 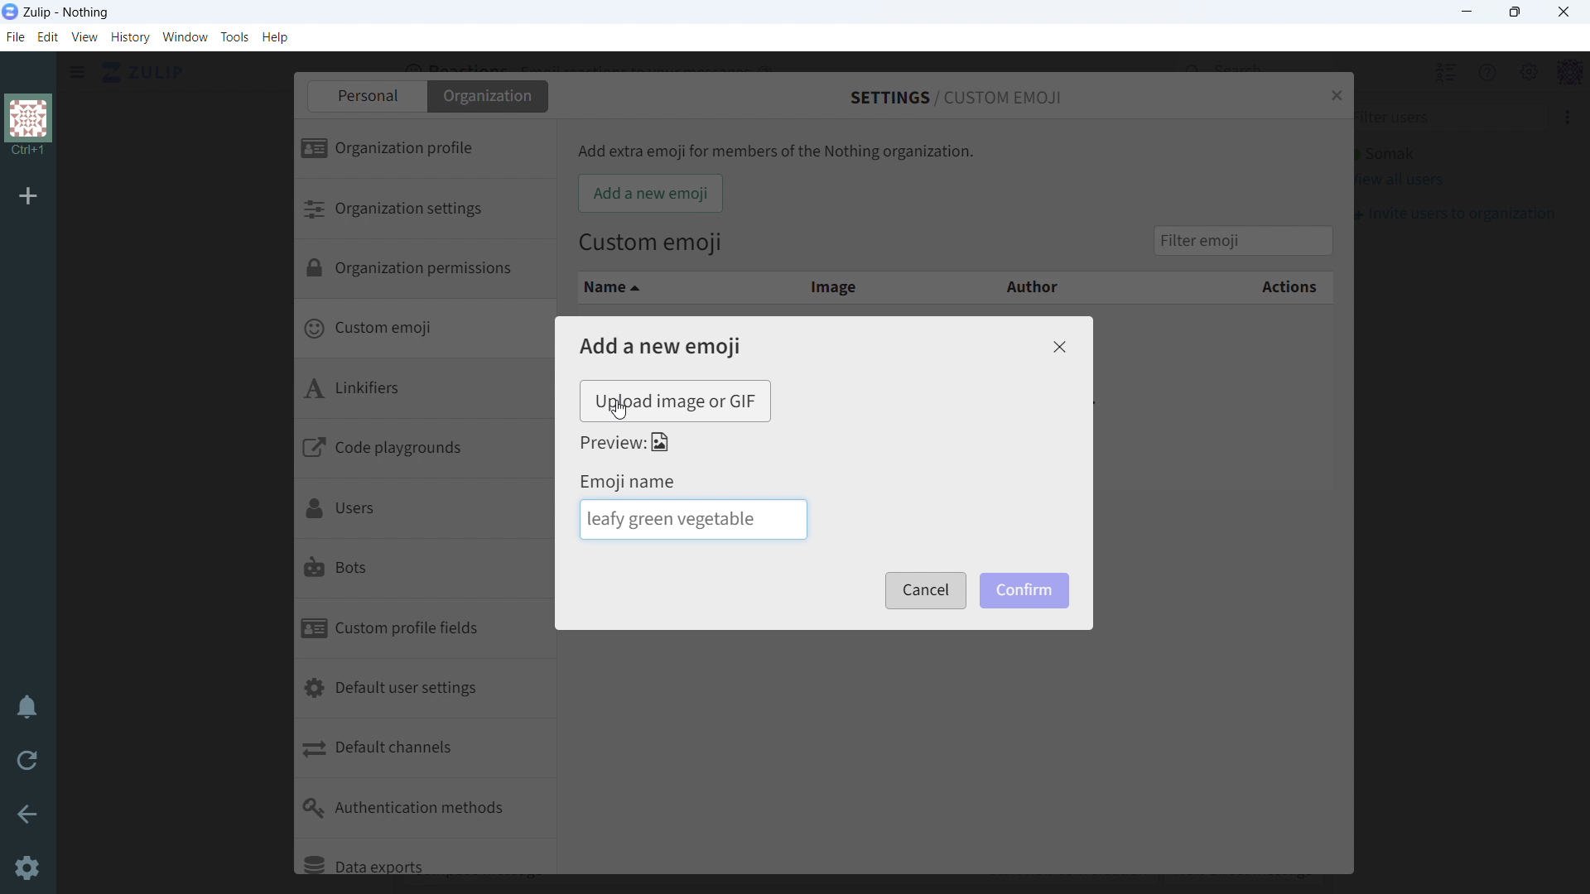 What do you see at coordinates (26, 813) in the screenshot?
I see `go back` at bounding box center [26, 813].